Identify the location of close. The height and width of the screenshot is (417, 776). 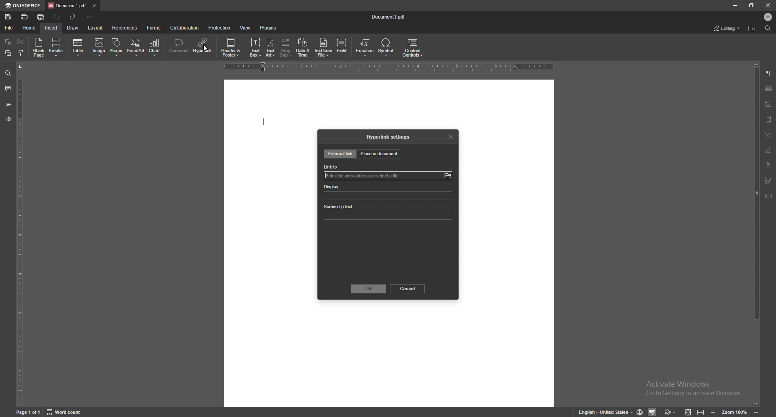
(768, 5).